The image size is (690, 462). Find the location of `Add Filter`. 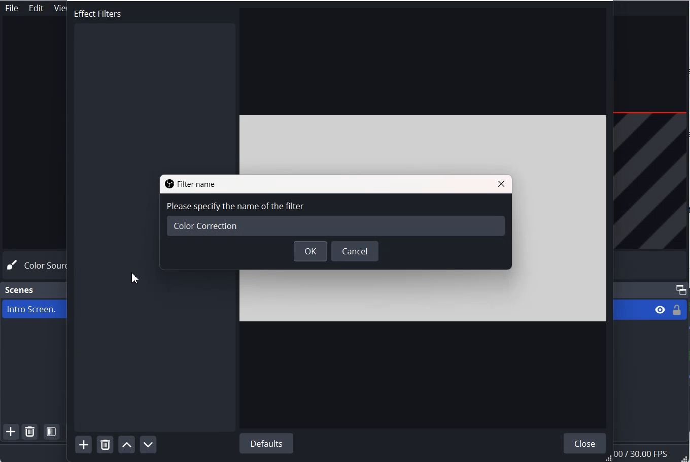

Add Filter is located at coordinates (83, 445).